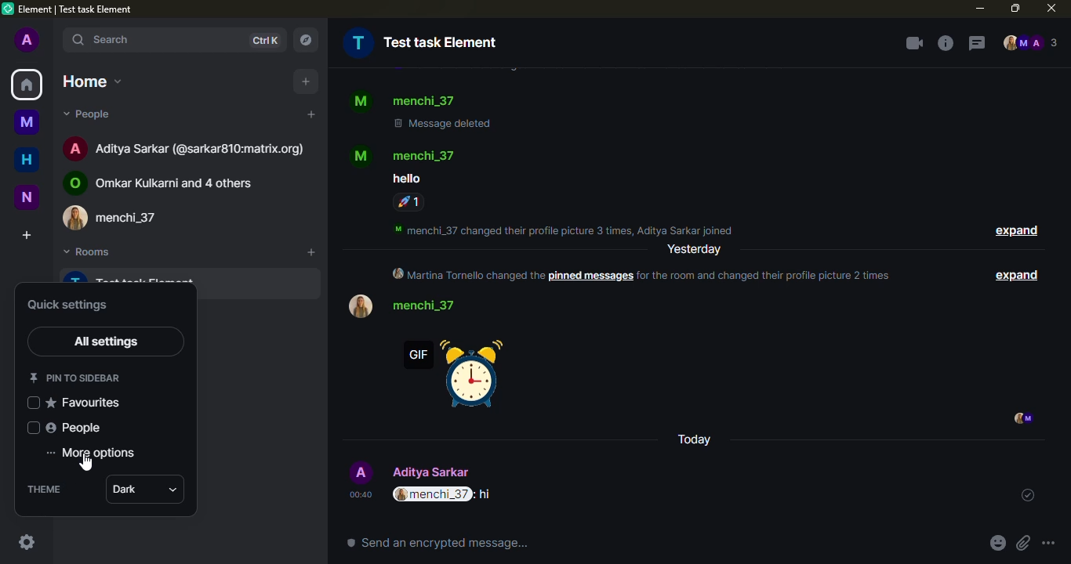  I want to click on select, so click(34, 428).